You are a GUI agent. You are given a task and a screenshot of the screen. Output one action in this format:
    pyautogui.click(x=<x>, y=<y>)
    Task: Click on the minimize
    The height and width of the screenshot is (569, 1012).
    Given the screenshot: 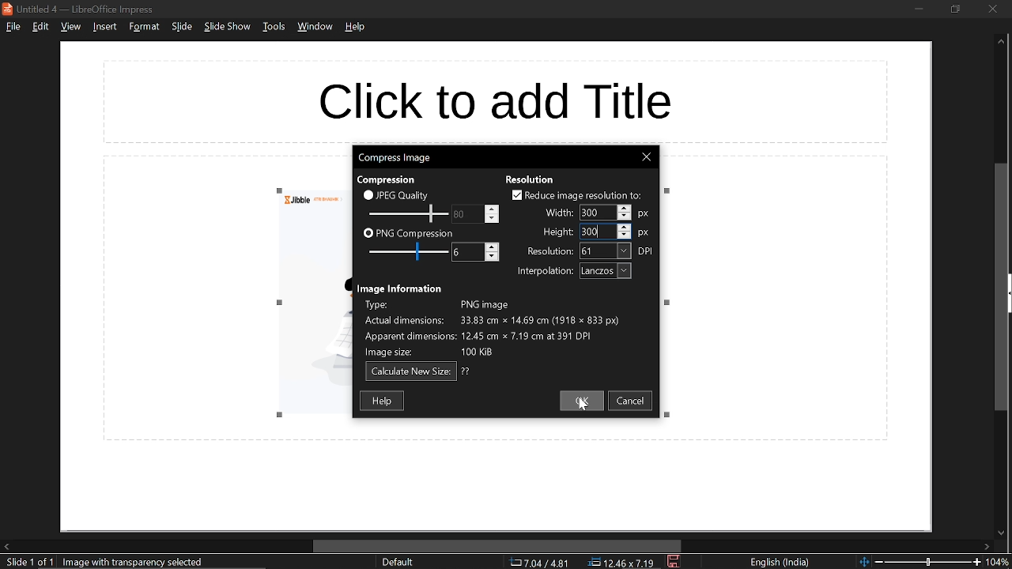 What is the action you would take?
    pyautogui.click(x=919, y=9)
    